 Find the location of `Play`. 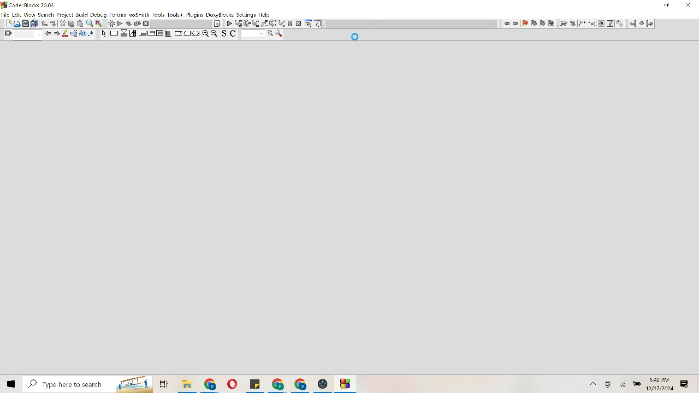

Play is located at coordinates (120, 23).